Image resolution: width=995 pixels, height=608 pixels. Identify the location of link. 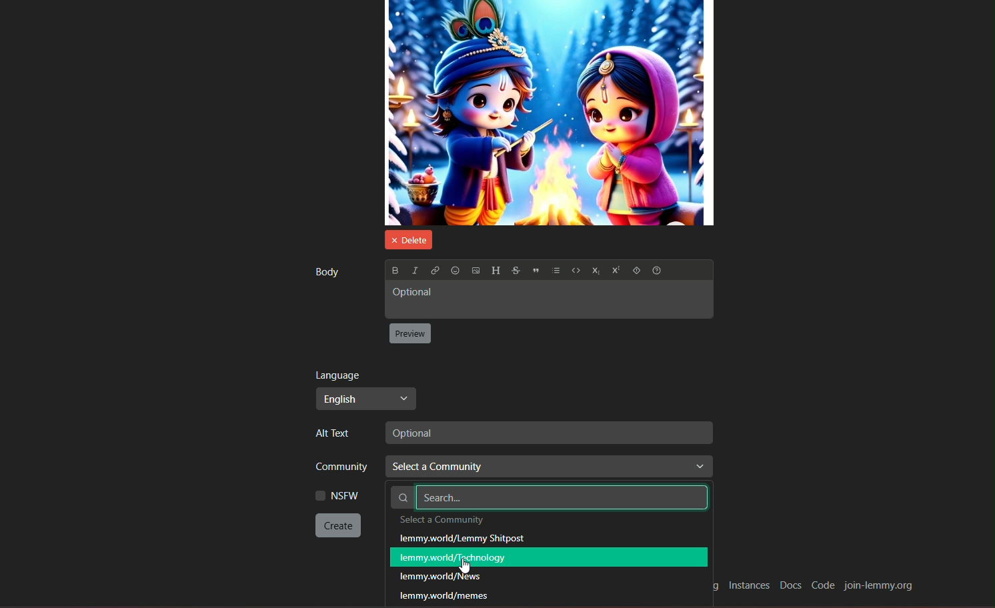
(434, 271).